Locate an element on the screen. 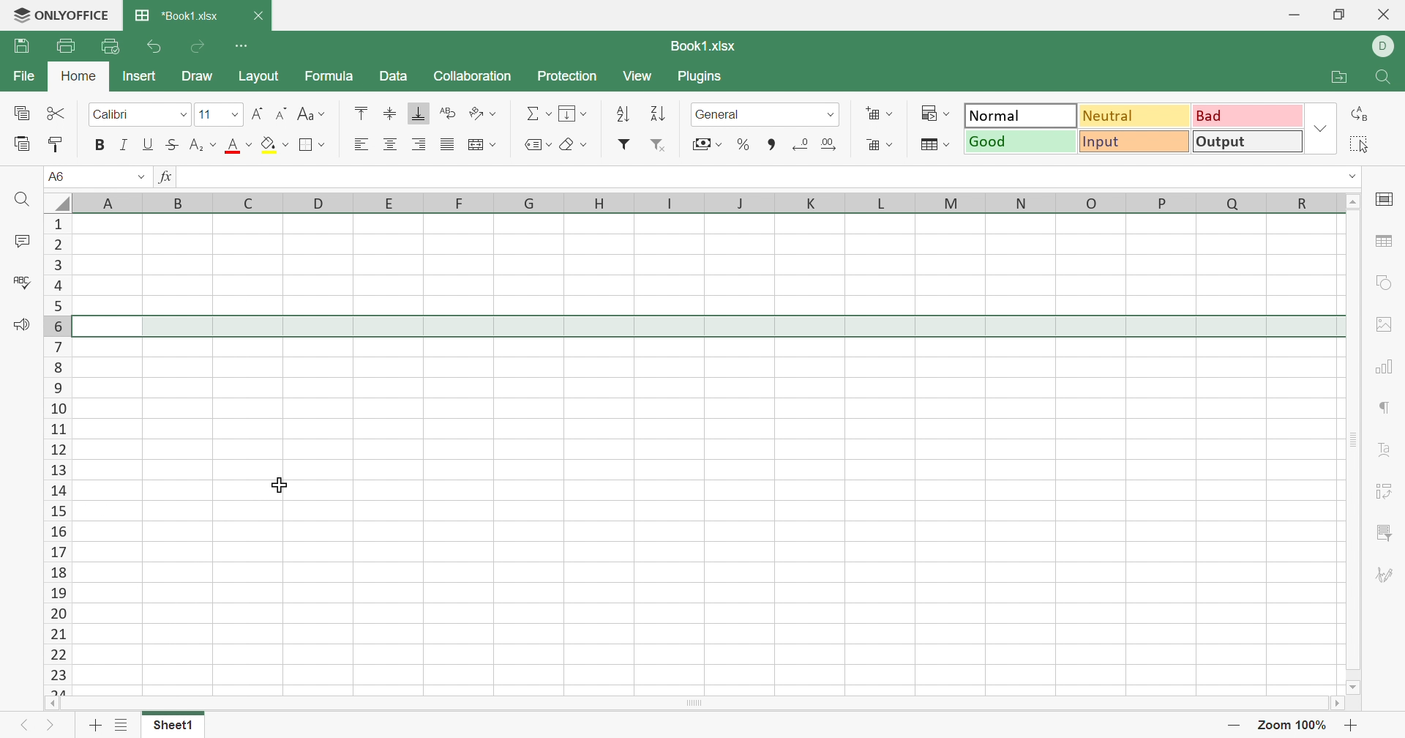 The width and height of the screenshot is (1405, 738). Decrease decimal is located at coordinates (810, 148).